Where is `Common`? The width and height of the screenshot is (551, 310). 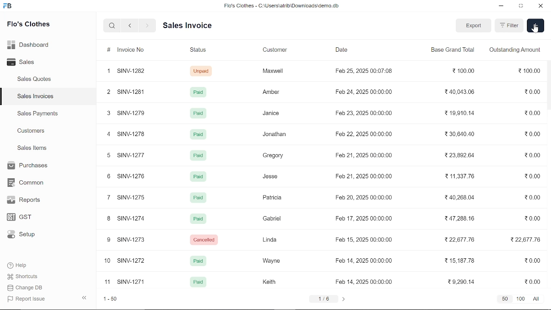
Common is located at coordinates (27, 183).